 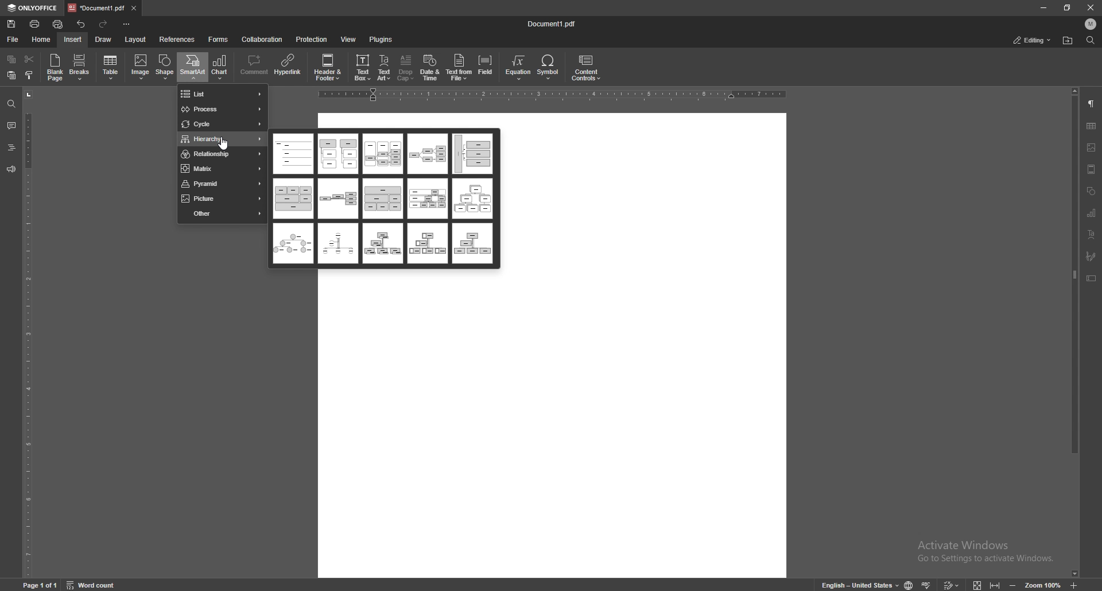 What do you see at coordinates (1092, 104) in the screenshot?
I see `paragraph` at bounding box center [1092, 104].